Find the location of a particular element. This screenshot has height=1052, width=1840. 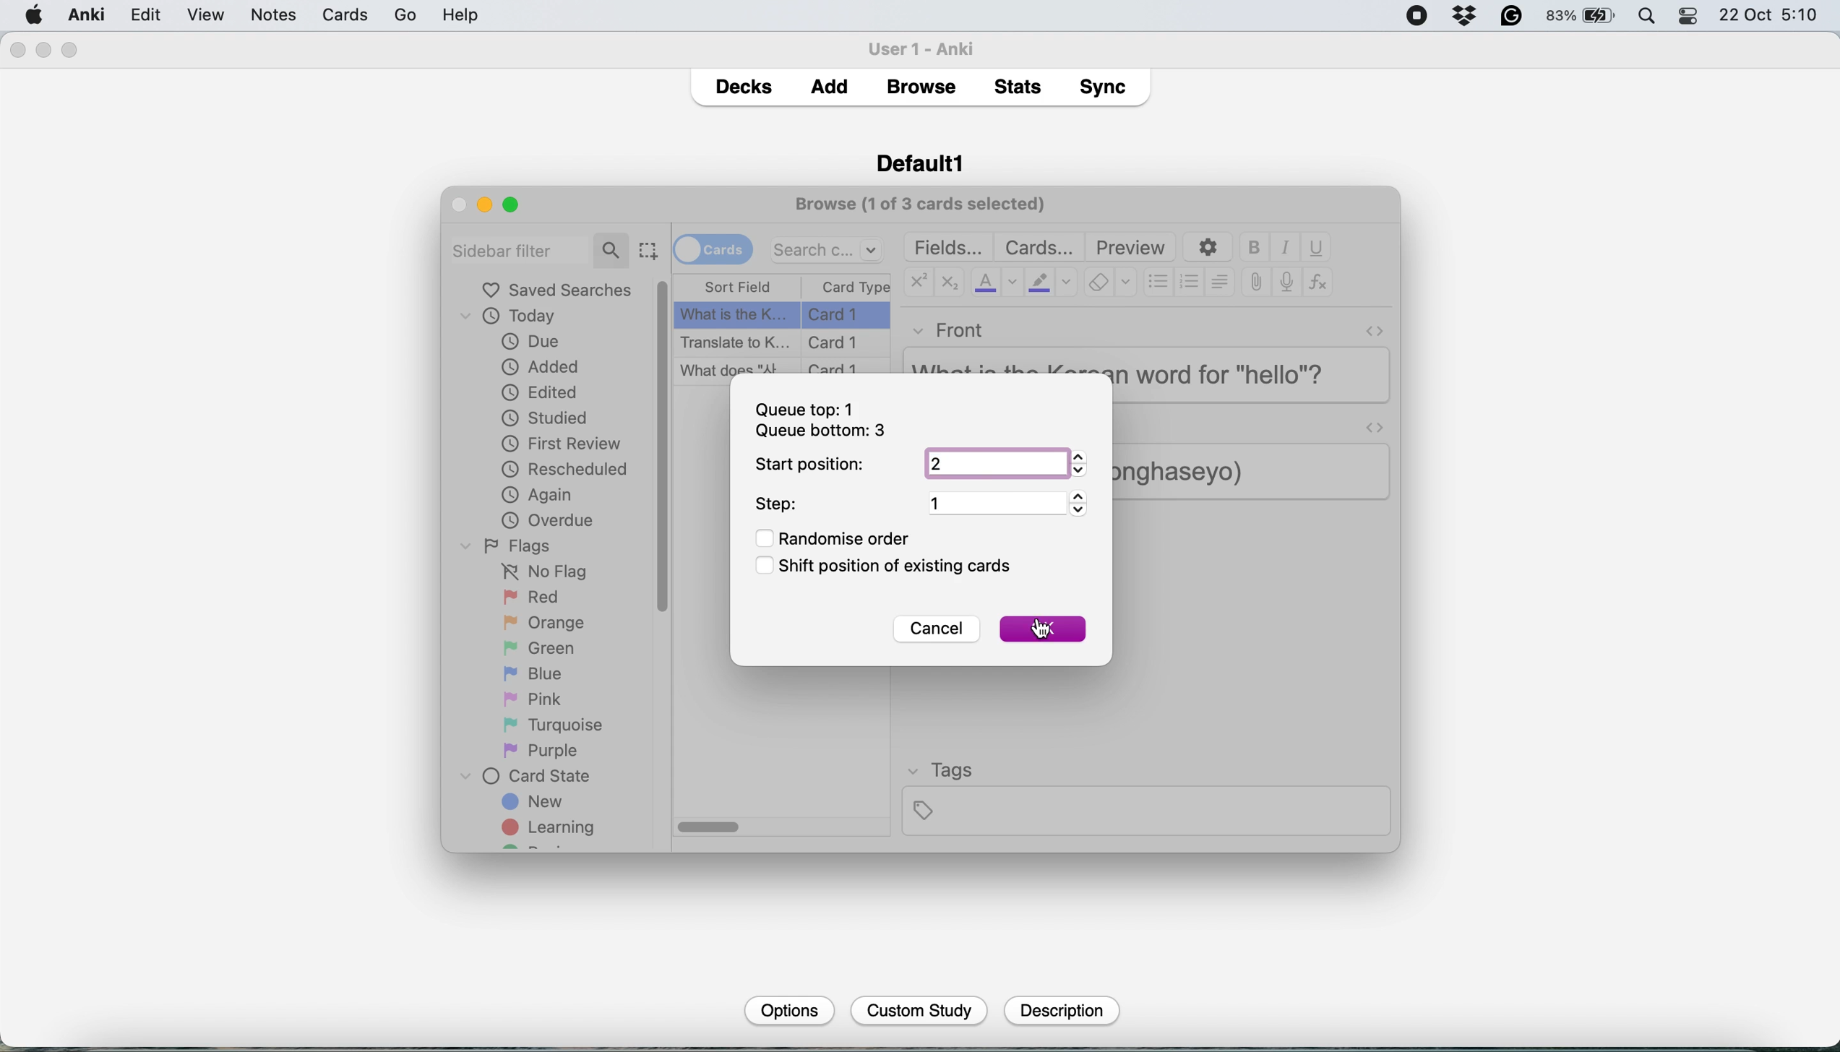

minimise is located at coordinates (44, 49).